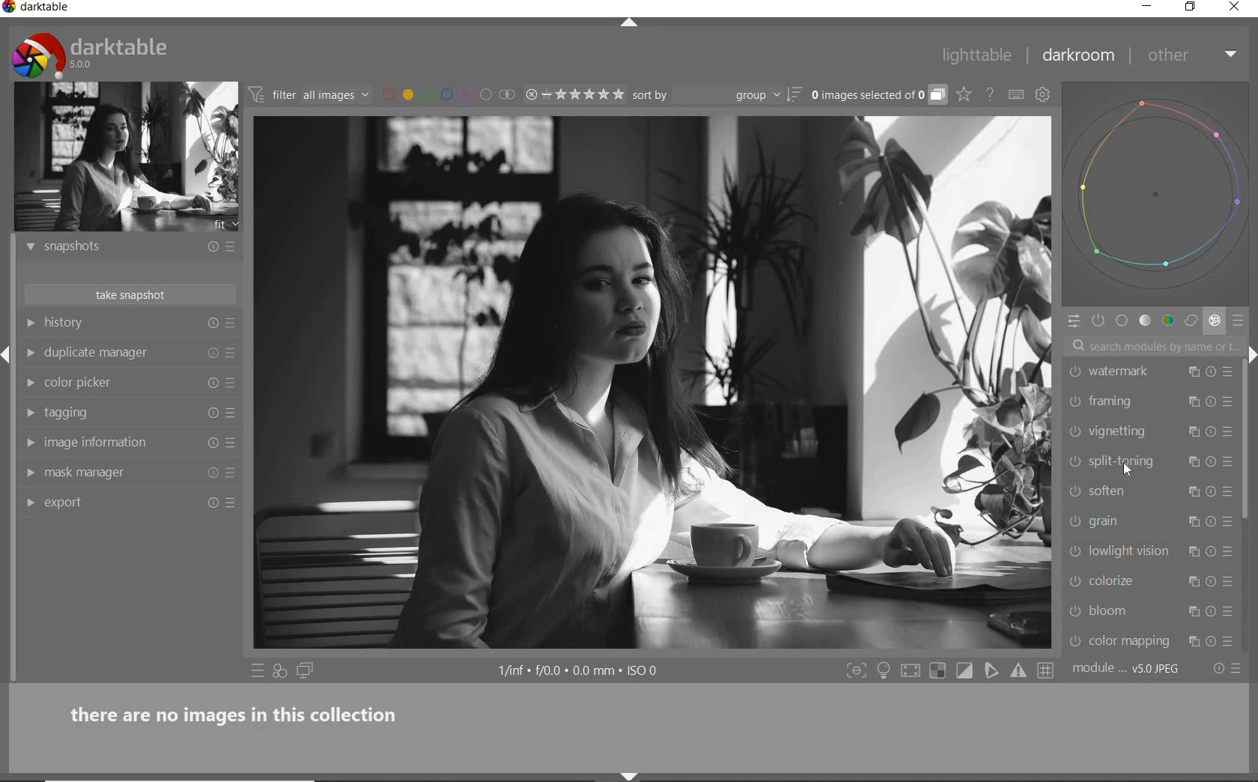  Describe the element at coordinates (1076, 372) in the screenshot. I see `'water mark' is switched off` at that location.